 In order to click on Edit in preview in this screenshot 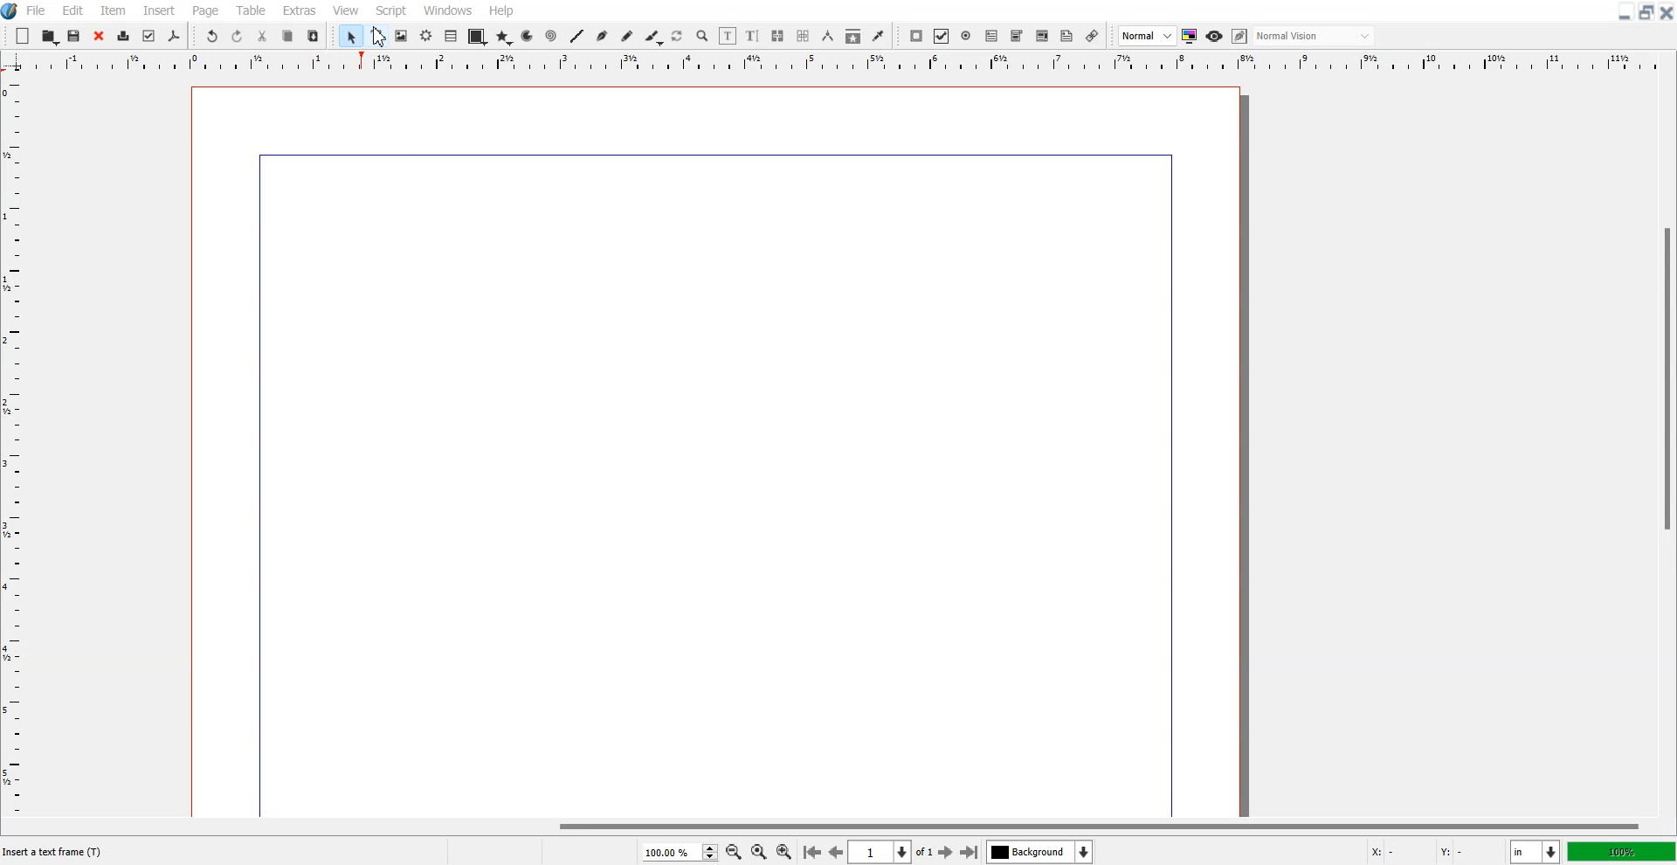, I will do `click(1241, 37)`.